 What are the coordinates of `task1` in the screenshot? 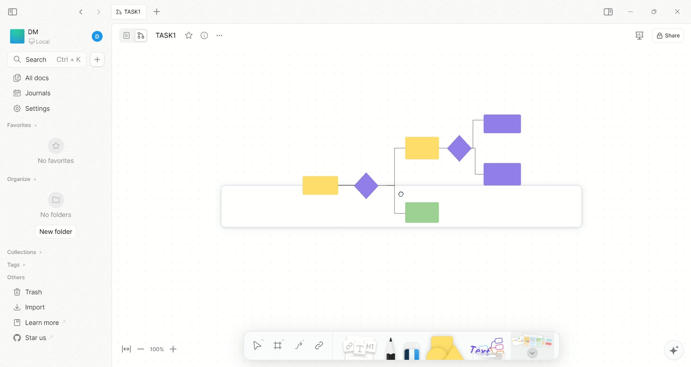 It's located at (168, 36).